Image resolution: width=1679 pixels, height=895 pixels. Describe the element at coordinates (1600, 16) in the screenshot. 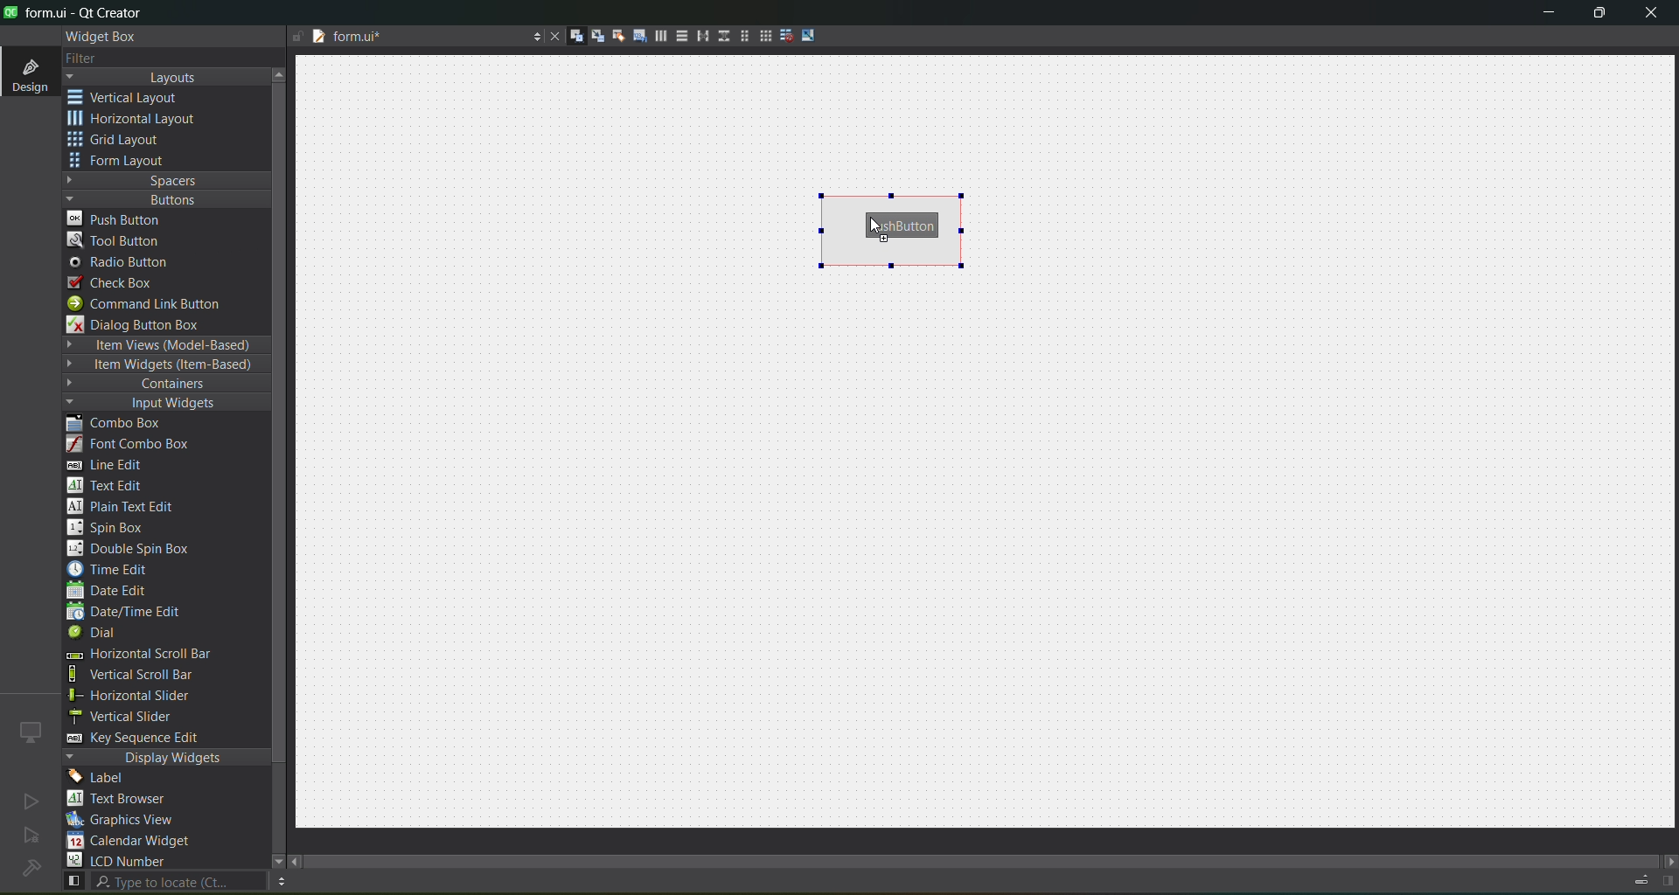

I see `maximize` at that location.